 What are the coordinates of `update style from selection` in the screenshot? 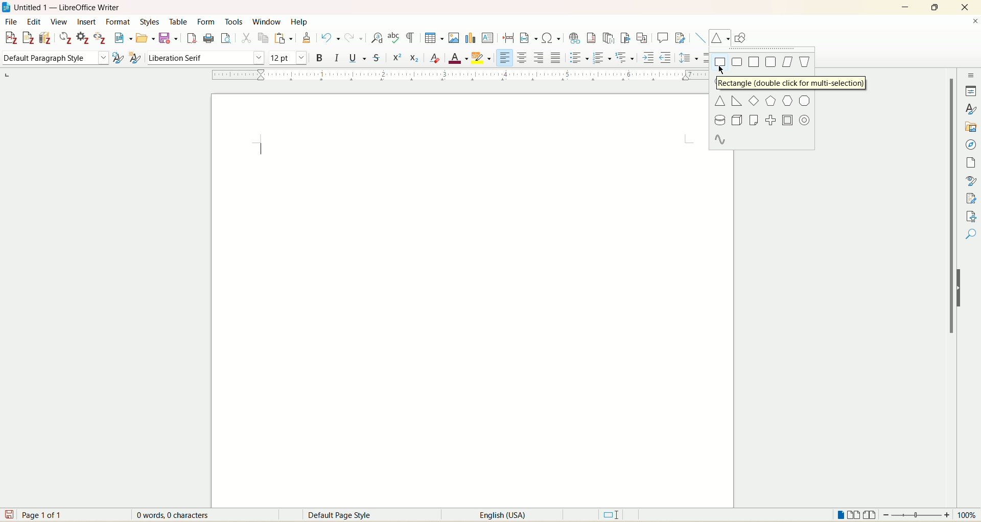 It's located at (118, 57).